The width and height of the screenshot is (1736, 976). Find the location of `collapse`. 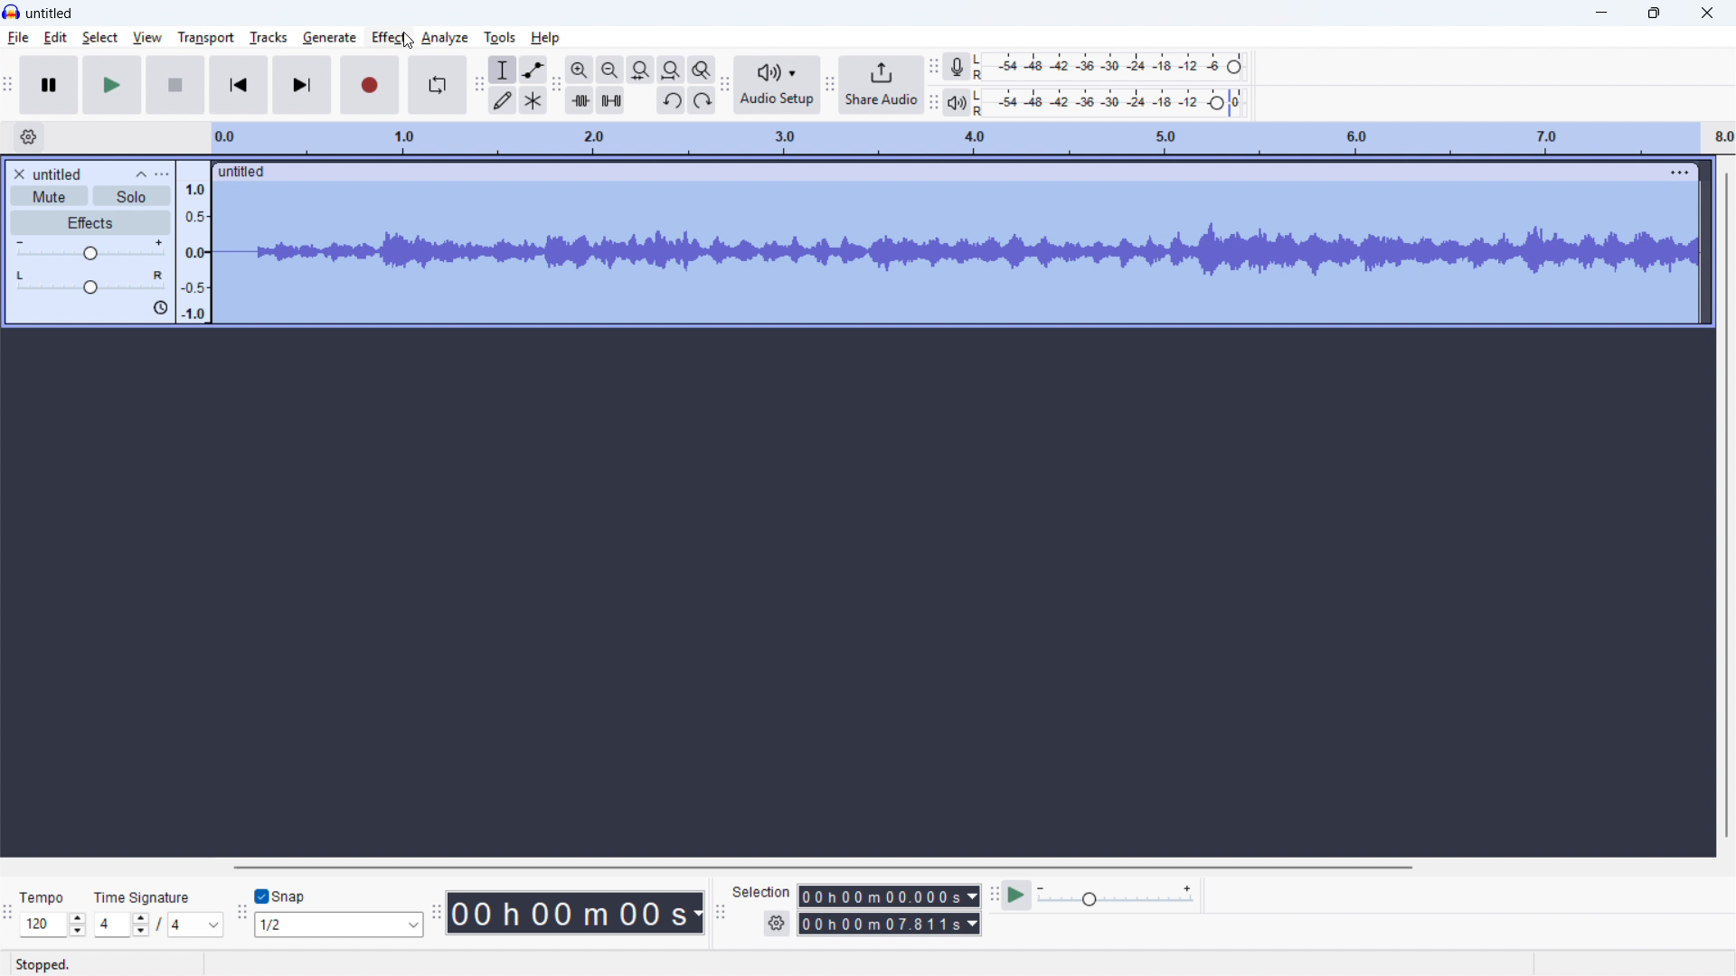

collapse is located at coordinates (141, 174).